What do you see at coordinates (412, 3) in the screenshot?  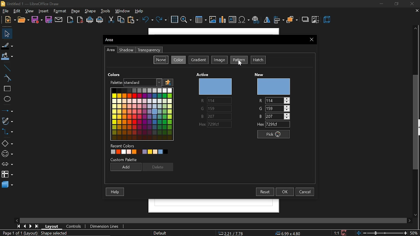 I see `Close` at bounding box center [412, 3].